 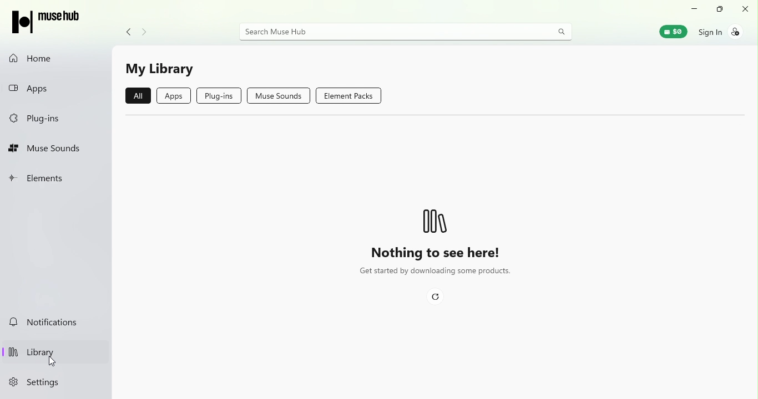 What do you see at coordinates (351, 96) in the screenshot?
I see `Element packs` at bounding box center [351, 96].